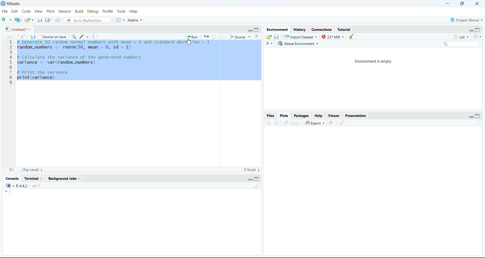 This screenshot has width=485, height=258. I want to click on Help, so click(318, 116).